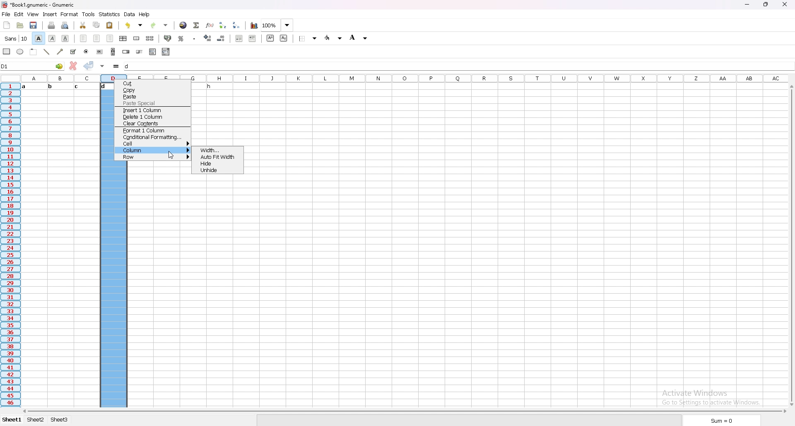 The width and height of the screenshot is (795, 426). Describe the element at coordinates (153, 96) in the screenshot. I see `paste` at that location.